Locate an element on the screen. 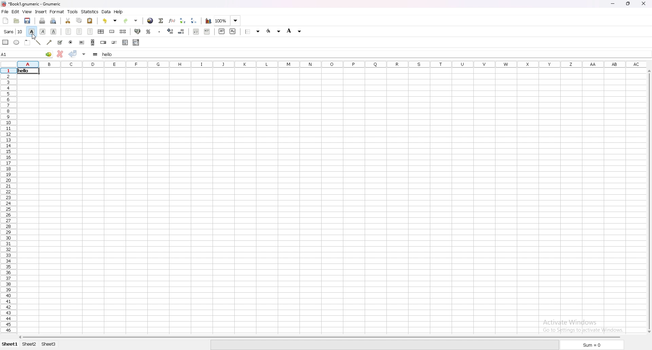 This screenshot has width=652, height=350. bold is located at coordinates (32, 32).